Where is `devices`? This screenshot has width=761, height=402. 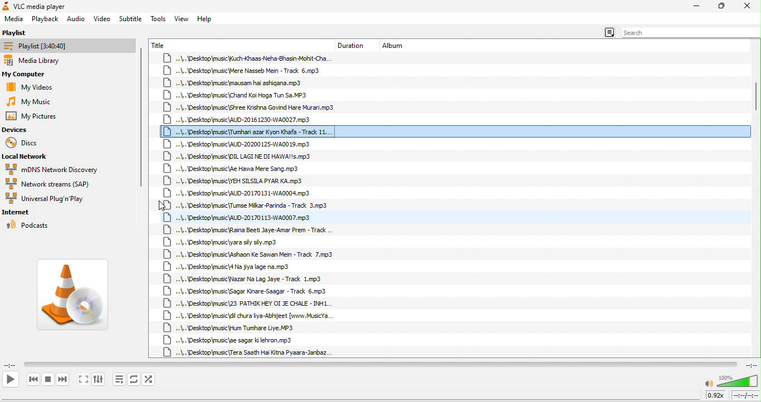 devices is located at coordinates (19, 130).